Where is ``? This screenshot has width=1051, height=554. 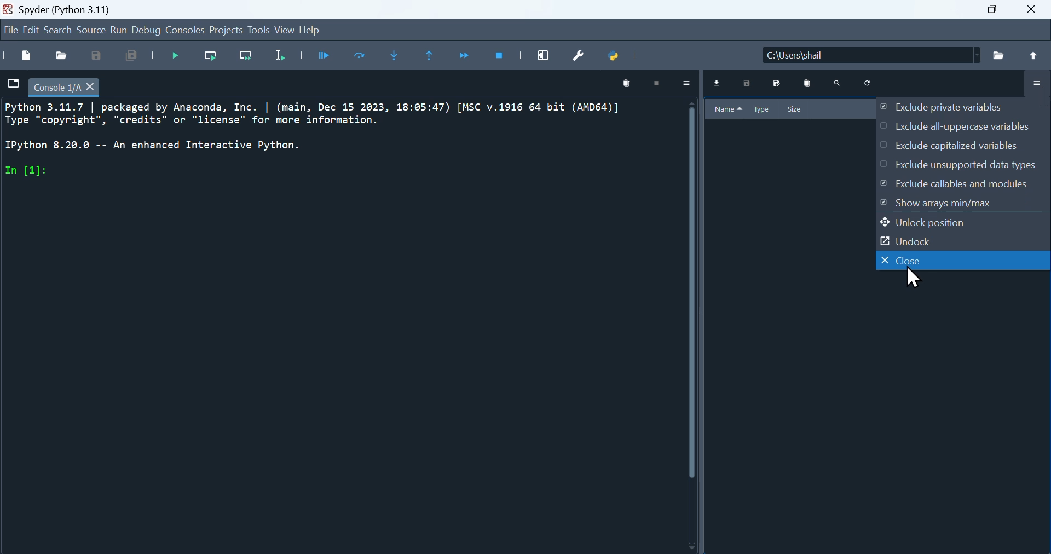  is located at coordinates (9, 31).